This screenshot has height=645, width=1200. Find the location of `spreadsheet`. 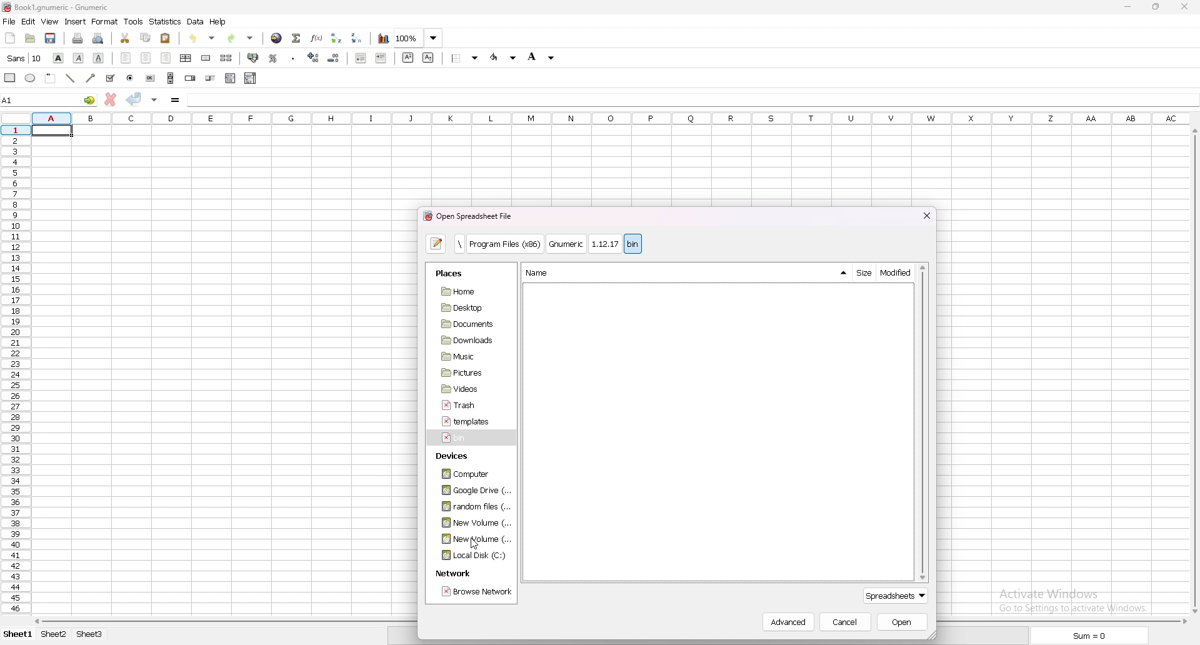

spreadsheet is located at coordinates (898, 596).